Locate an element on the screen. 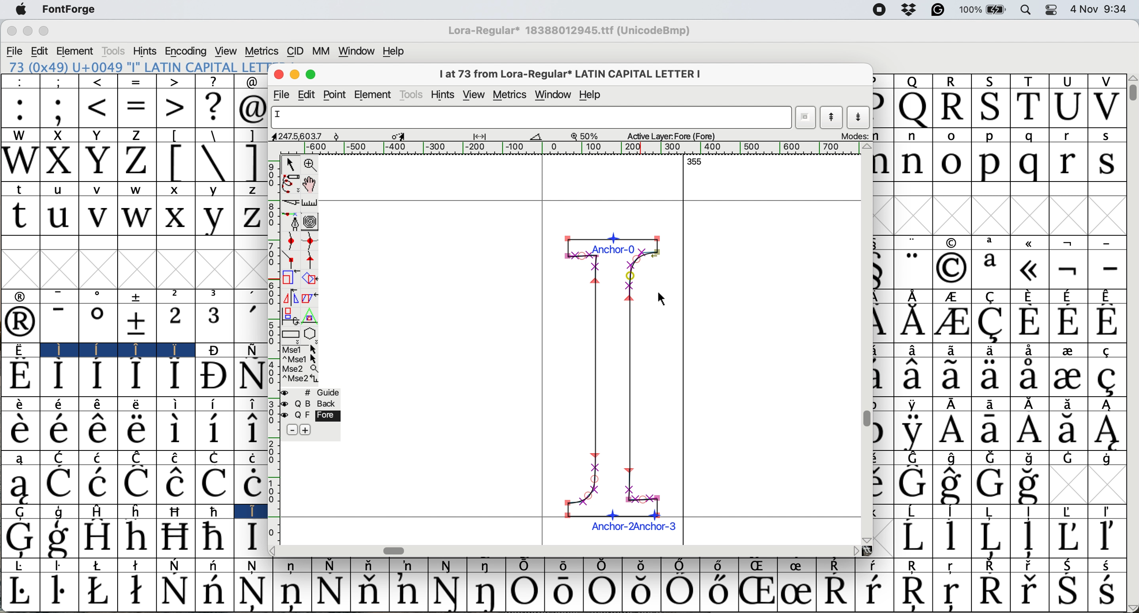 This screenshot has height=613, width=1139. Symbol is located at coordinates (253, 593).